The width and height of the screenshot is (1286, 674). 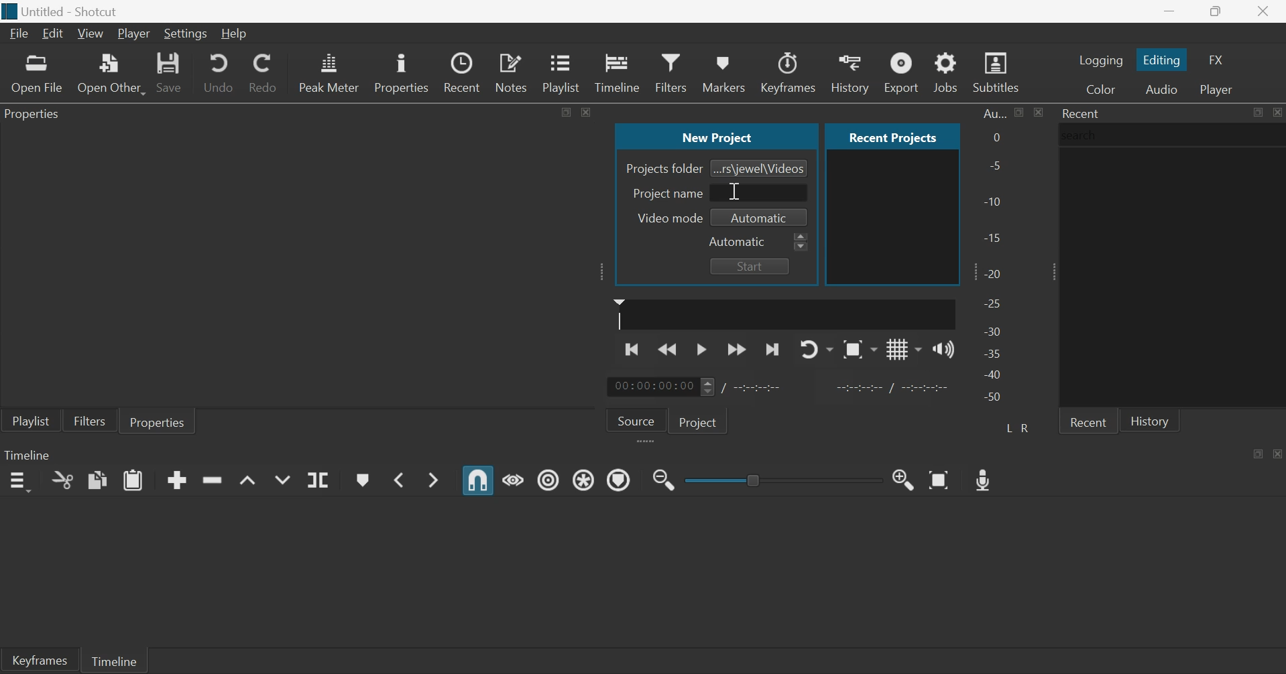 I want to click on Jobs, so click(x=945, y=72).